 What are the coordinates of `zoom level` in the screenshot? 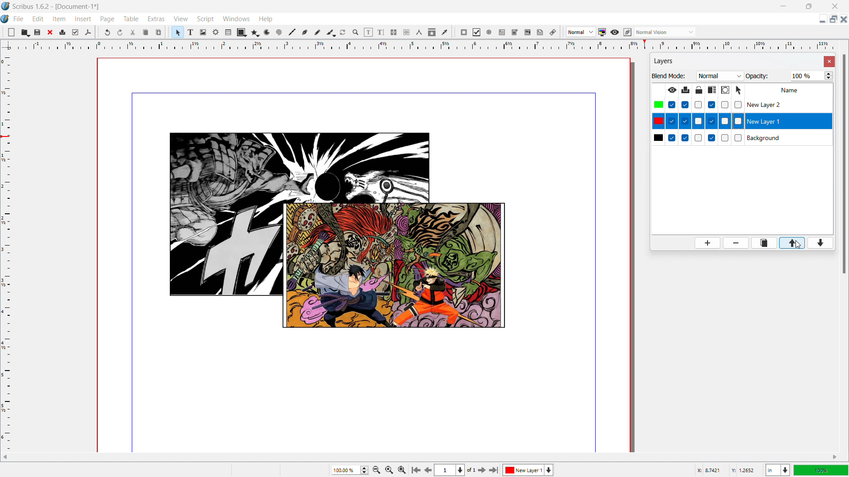 It's located at (822, 470).